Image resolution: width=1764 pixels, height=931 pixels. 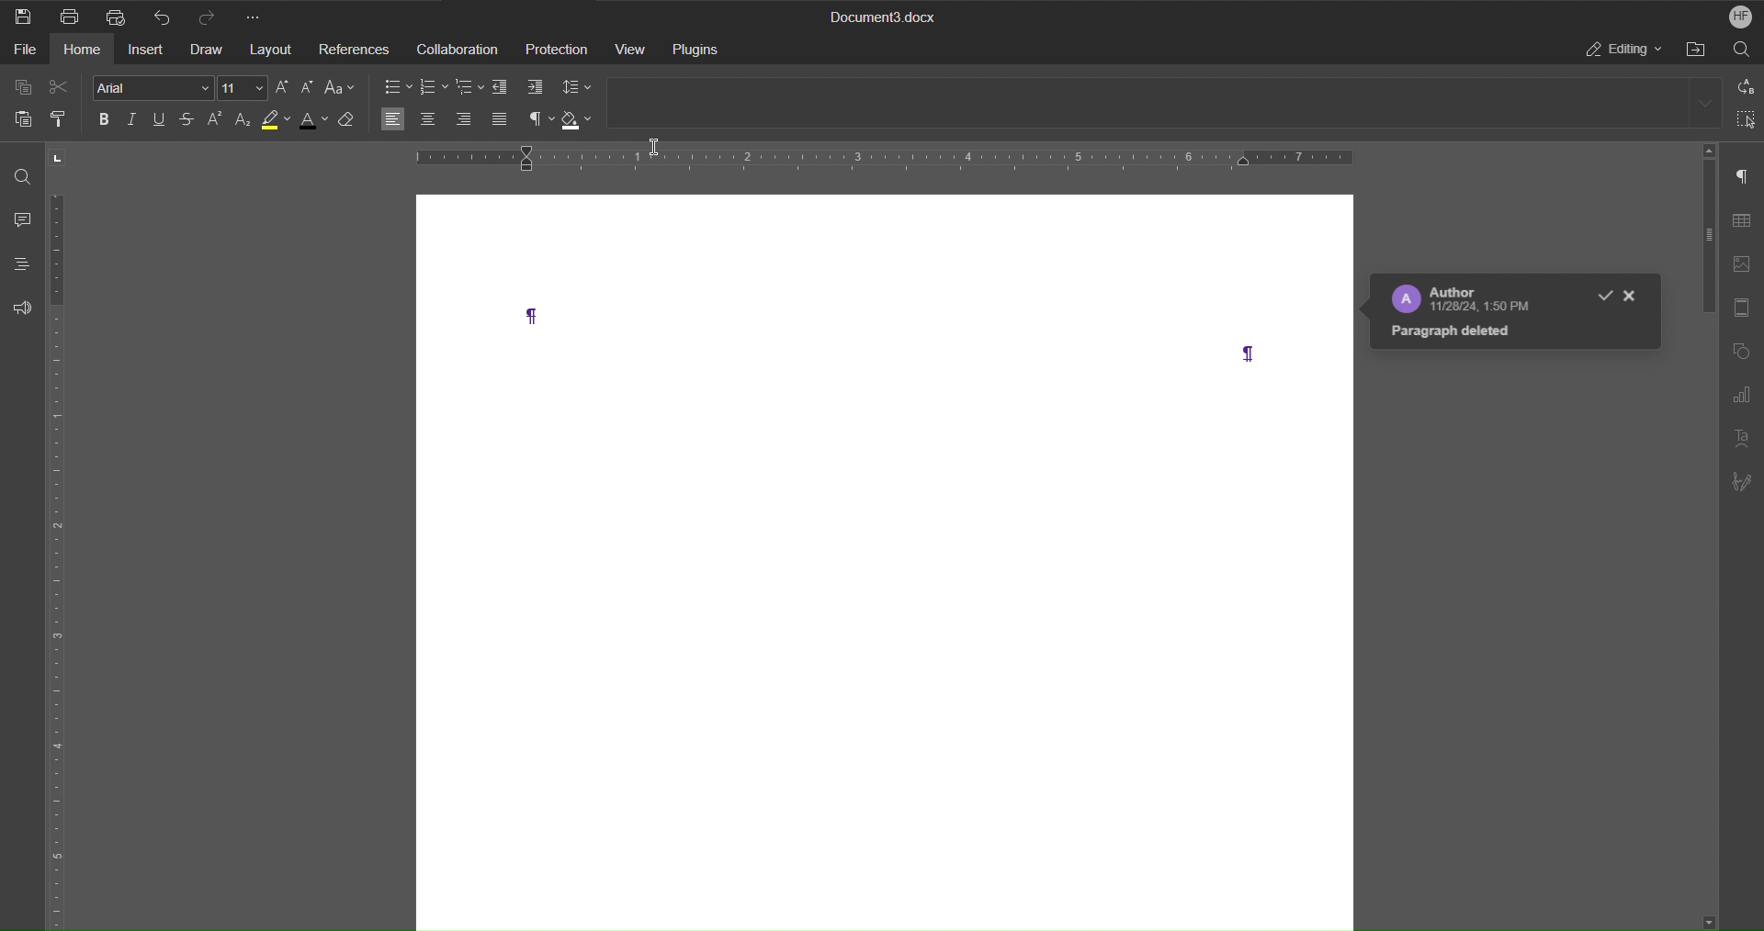 I want to click on Decrease indent, so click(x=504, y=85).